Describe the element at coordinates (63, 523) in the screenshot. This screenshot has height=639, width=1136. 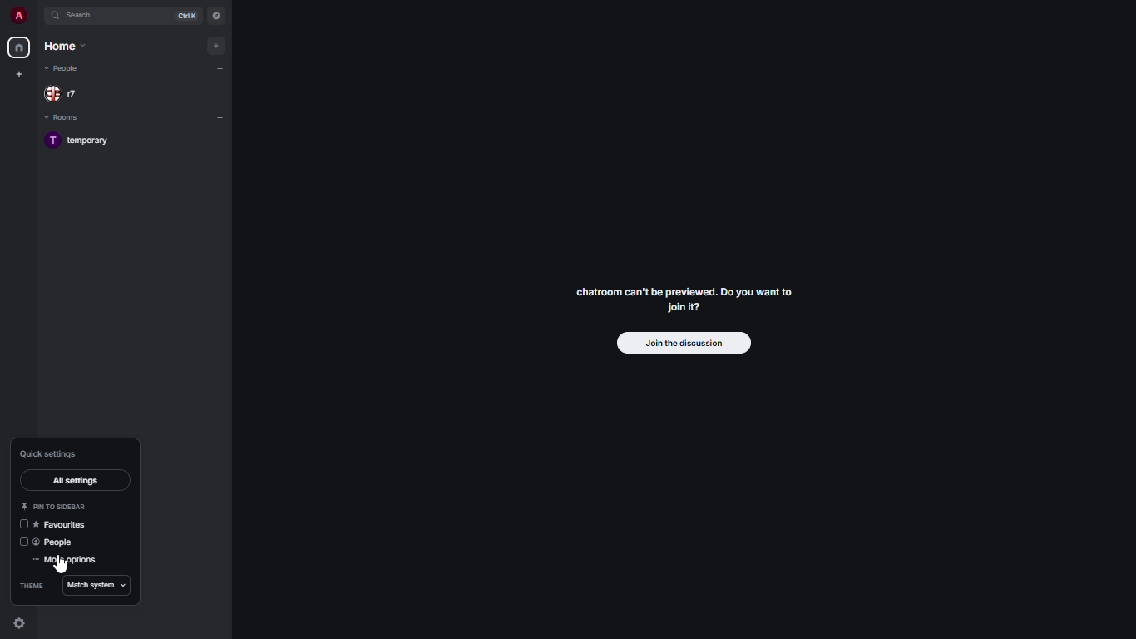
I see `favorites` at that location.